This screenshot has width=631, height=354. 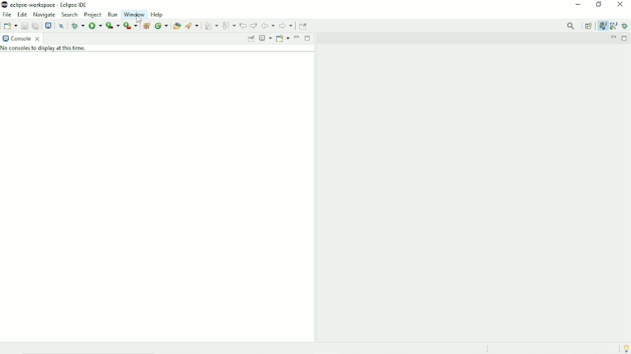 I want to click on Pin Console, so click(x=250, y=39).